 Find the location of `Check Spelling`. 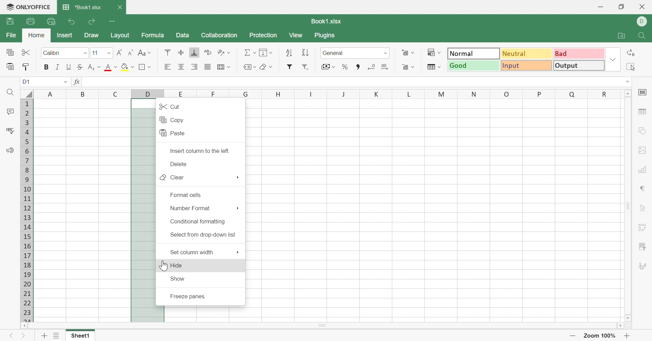

Check Spelling is located at coordinates (10, 131).